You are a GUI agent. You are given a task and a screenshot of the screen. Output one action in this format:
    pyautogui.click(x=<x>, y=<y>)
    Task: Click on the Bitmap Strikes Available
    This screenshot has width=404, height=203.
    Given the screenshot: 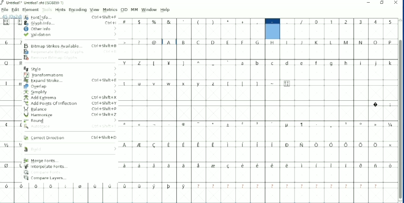 What is the action you would take?
    pyautogui.click(x=70, y=46)
    